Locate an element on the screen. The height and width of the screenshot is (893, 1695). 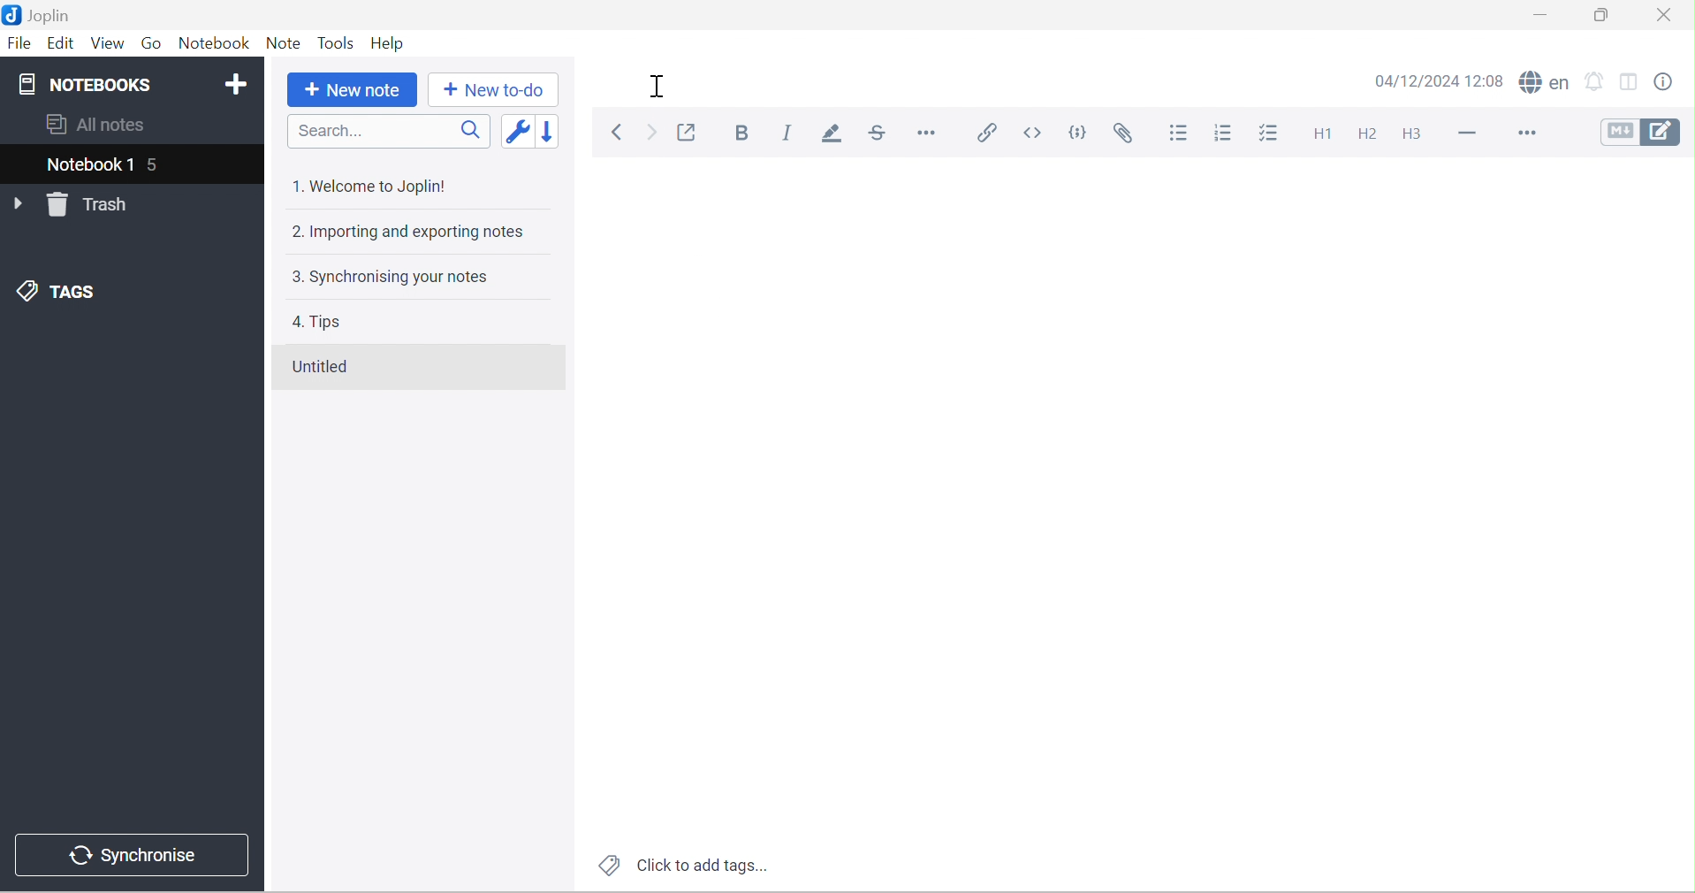
More is located at coordinates (1525, 134).